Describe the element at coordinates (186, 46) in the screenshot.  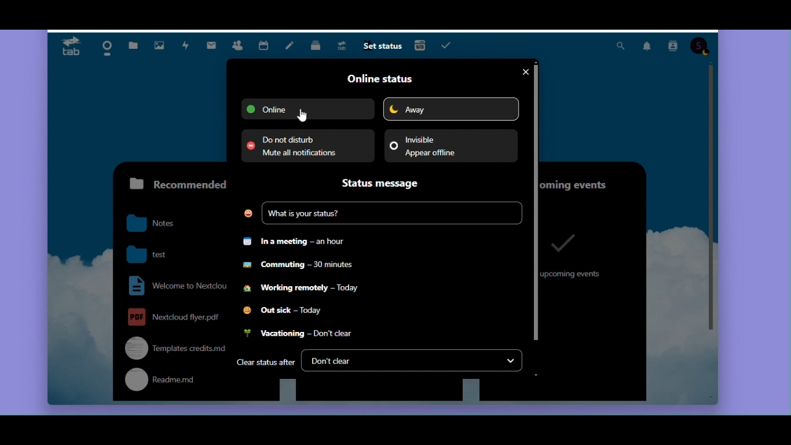
I see `Activity` at that location.